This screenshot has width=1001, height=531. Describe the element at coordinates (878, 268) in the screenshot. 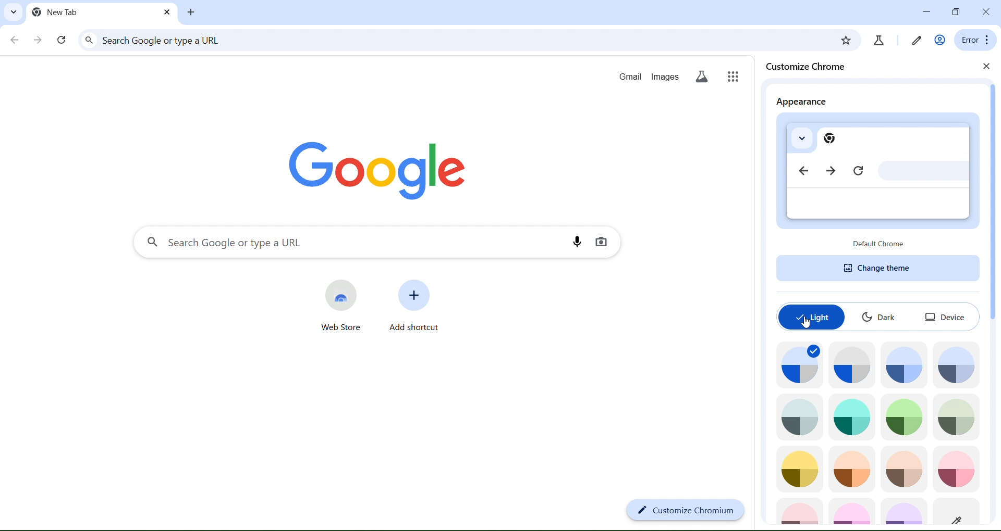

I see `change theme` at that location.